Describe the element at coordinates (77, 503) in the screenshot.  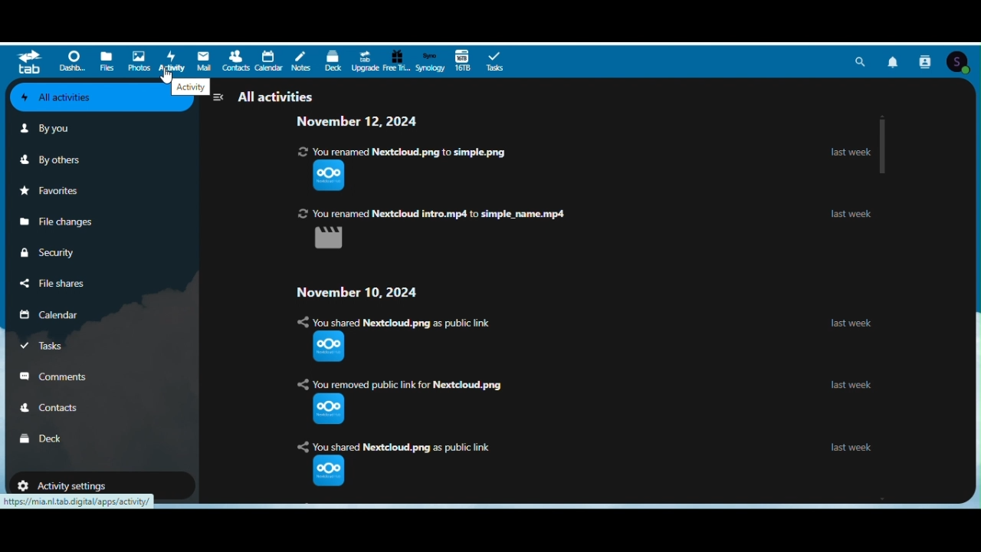
I see `https://mia.nl.tab.digital/apps/activity/` at that location.